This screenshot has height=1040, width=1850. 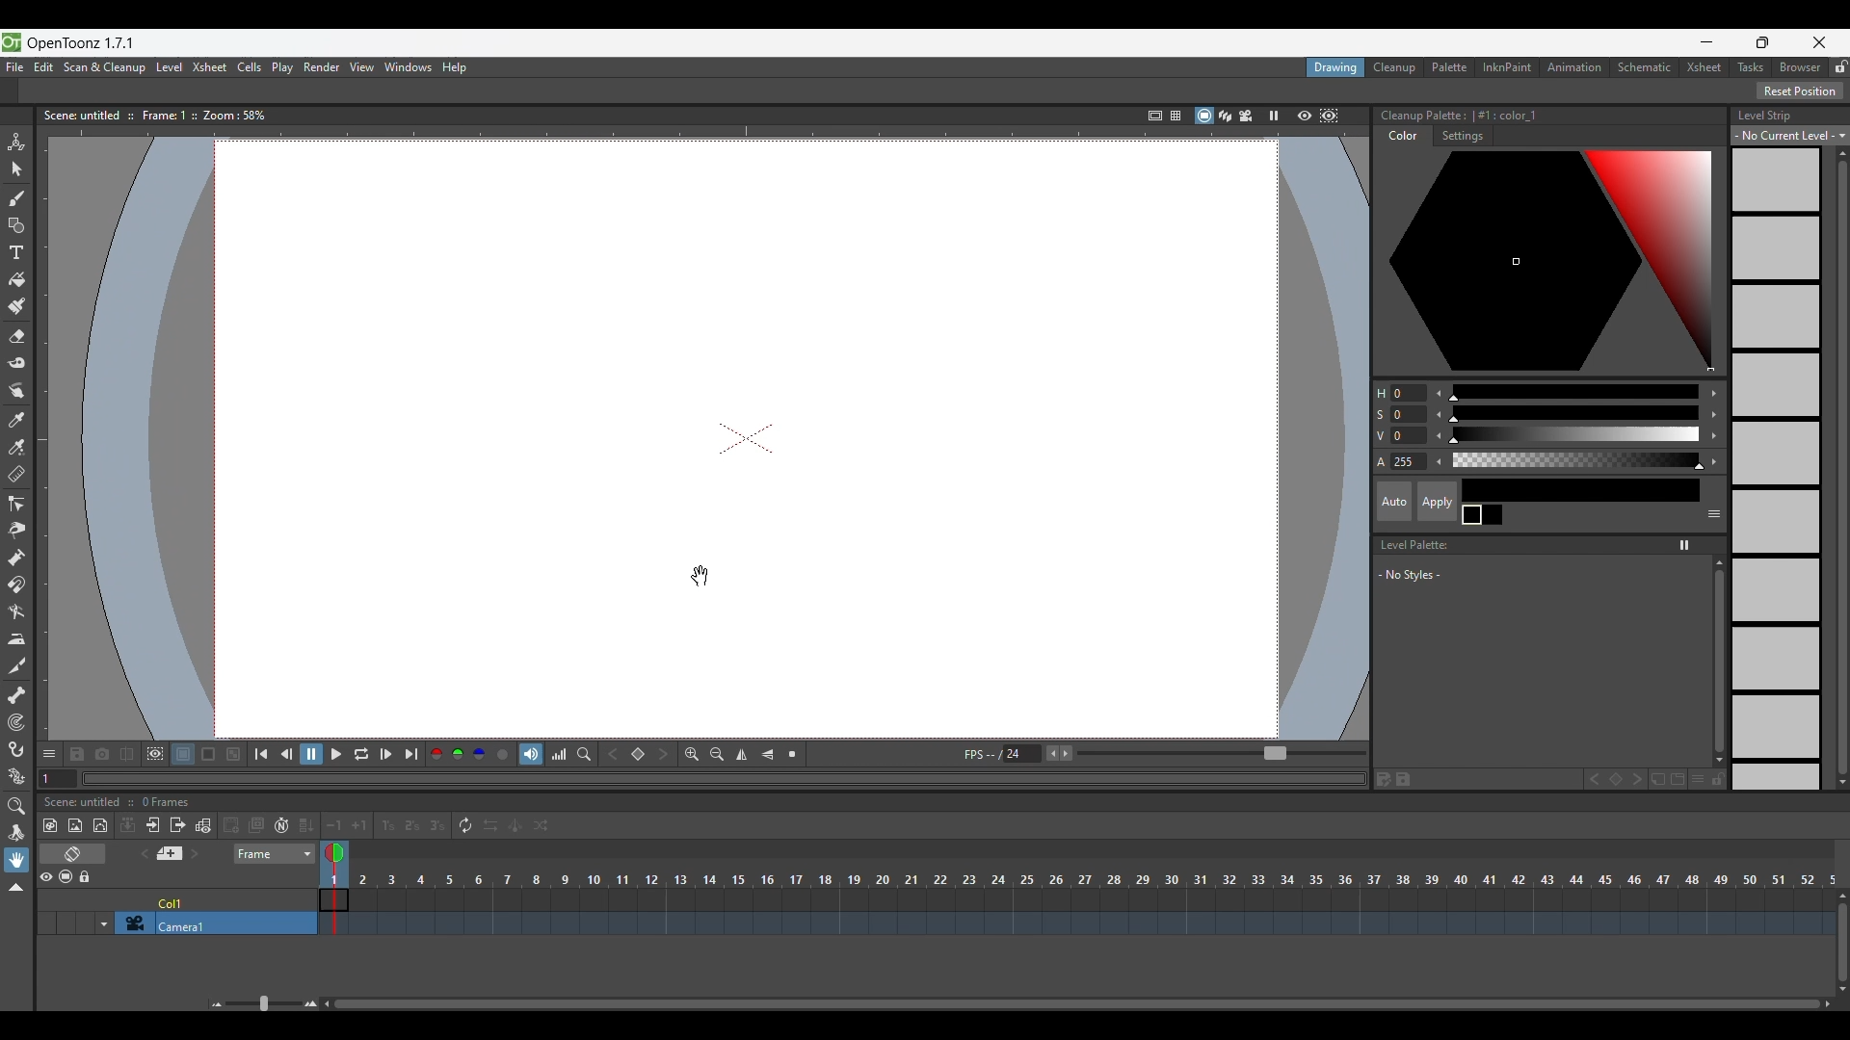 I want to click on Locator, so click(x=584, y=754).